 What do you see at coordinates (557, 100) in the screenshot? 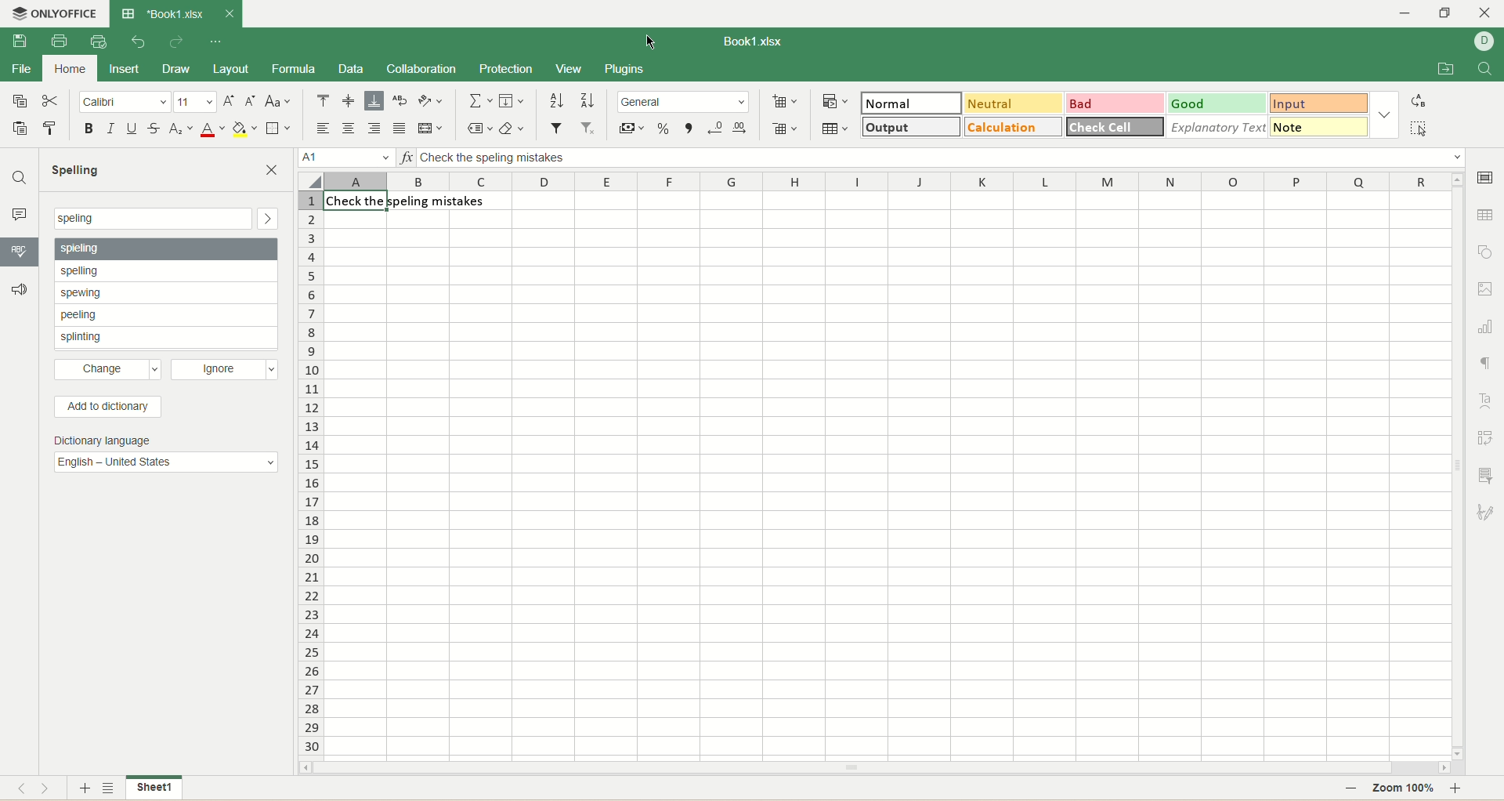
I see `sort ascending` at bounding box center [557, 100].